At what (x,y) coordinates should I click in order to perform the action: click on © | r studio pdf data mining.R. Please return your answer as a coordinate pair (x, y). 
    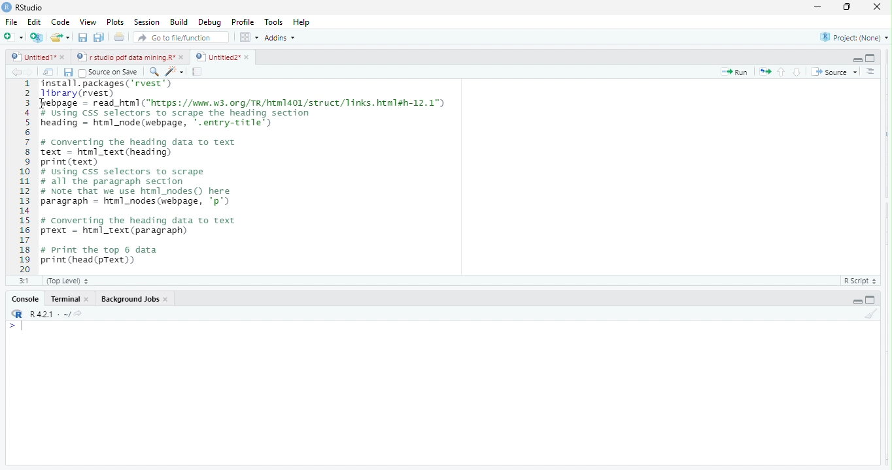
    Looking at the image, I should click on (127, 57).